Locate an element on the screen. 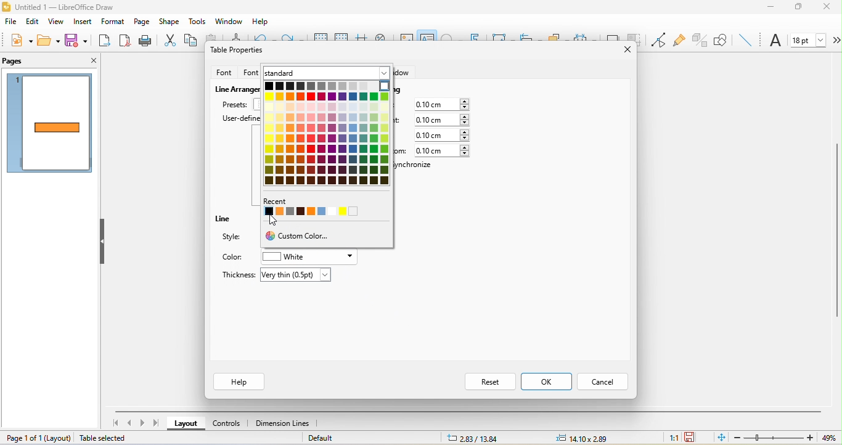 Image resolution: width=842 pixels, height=445 pixels. font is located at coordinates (775, 41).